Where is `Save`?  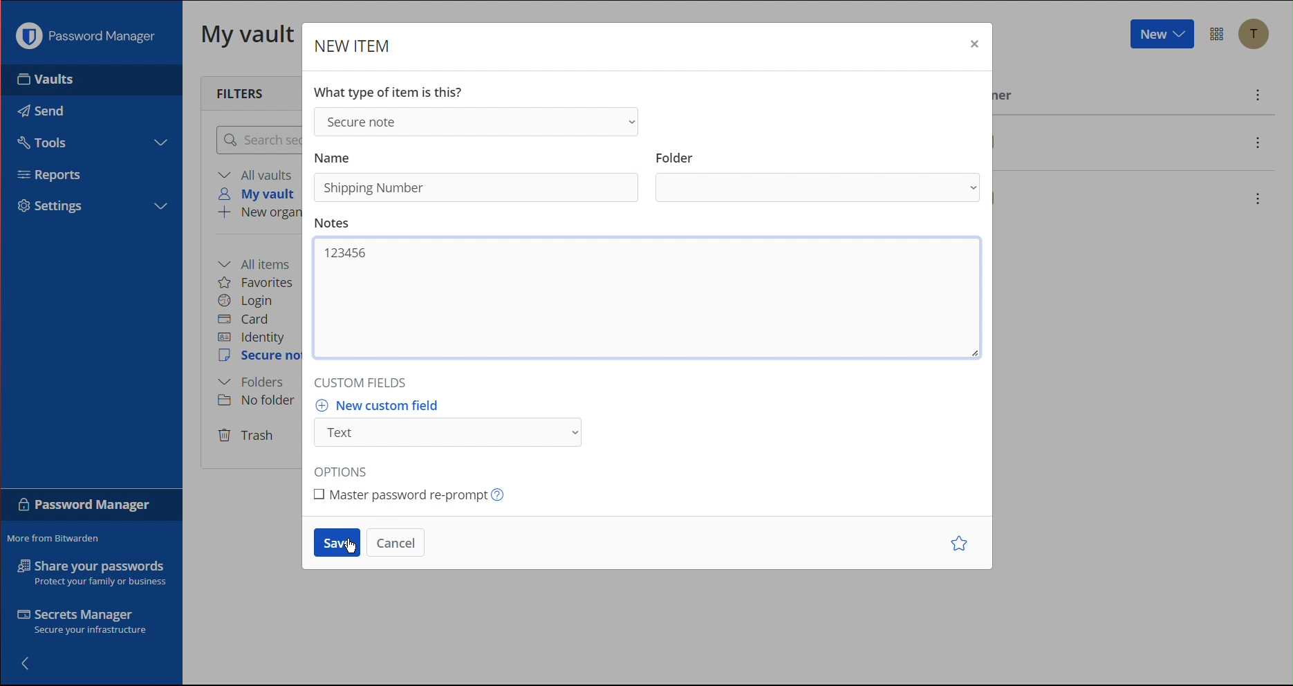 Save is located at coordinates (337, 543).